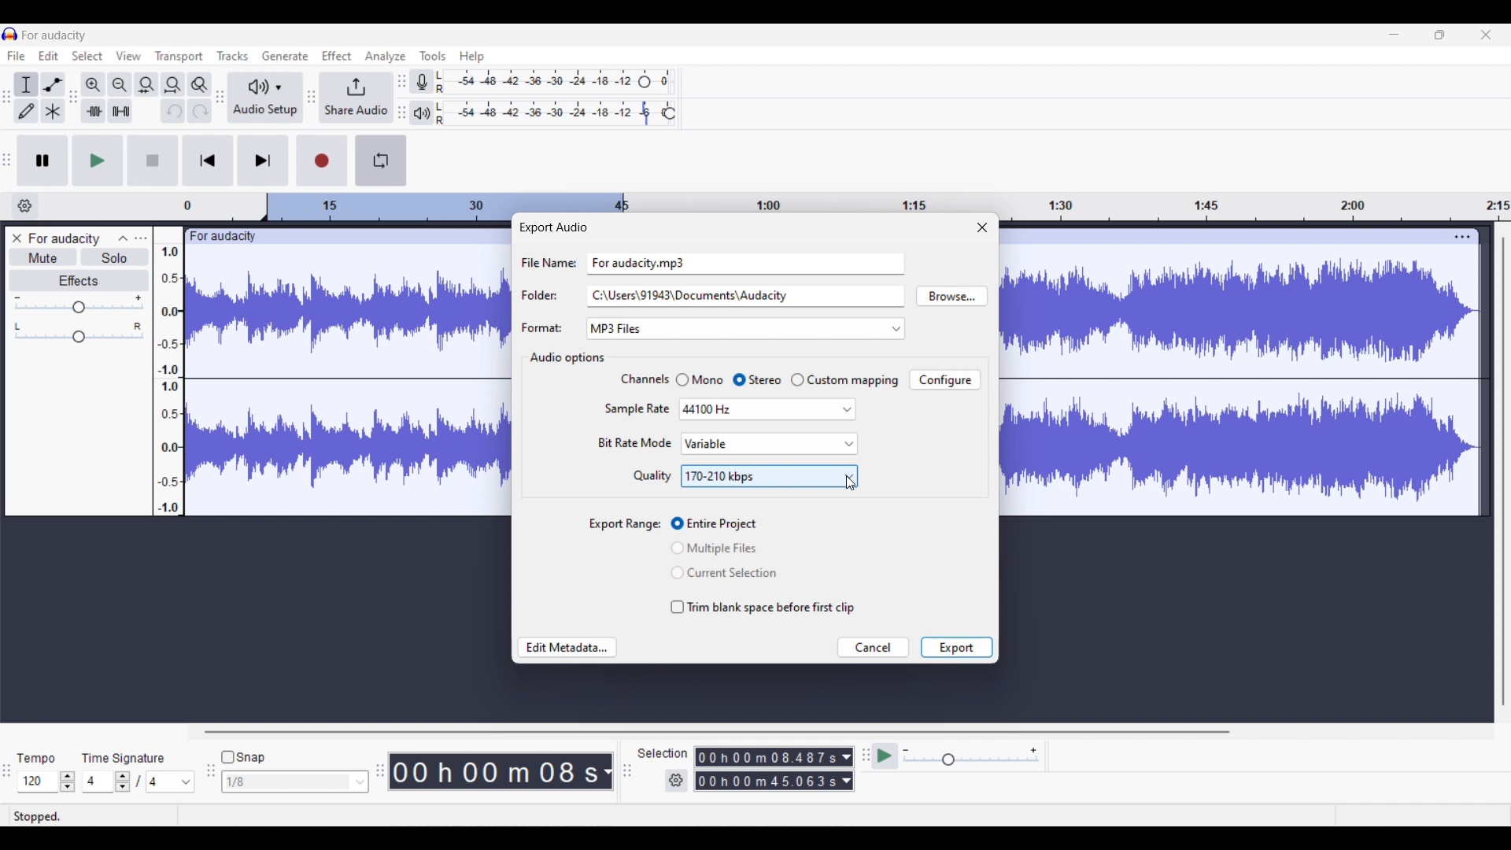 This screenshot has width=1511, height=850. I want to click on Toggle for Custom mapping, so click(844, 380).